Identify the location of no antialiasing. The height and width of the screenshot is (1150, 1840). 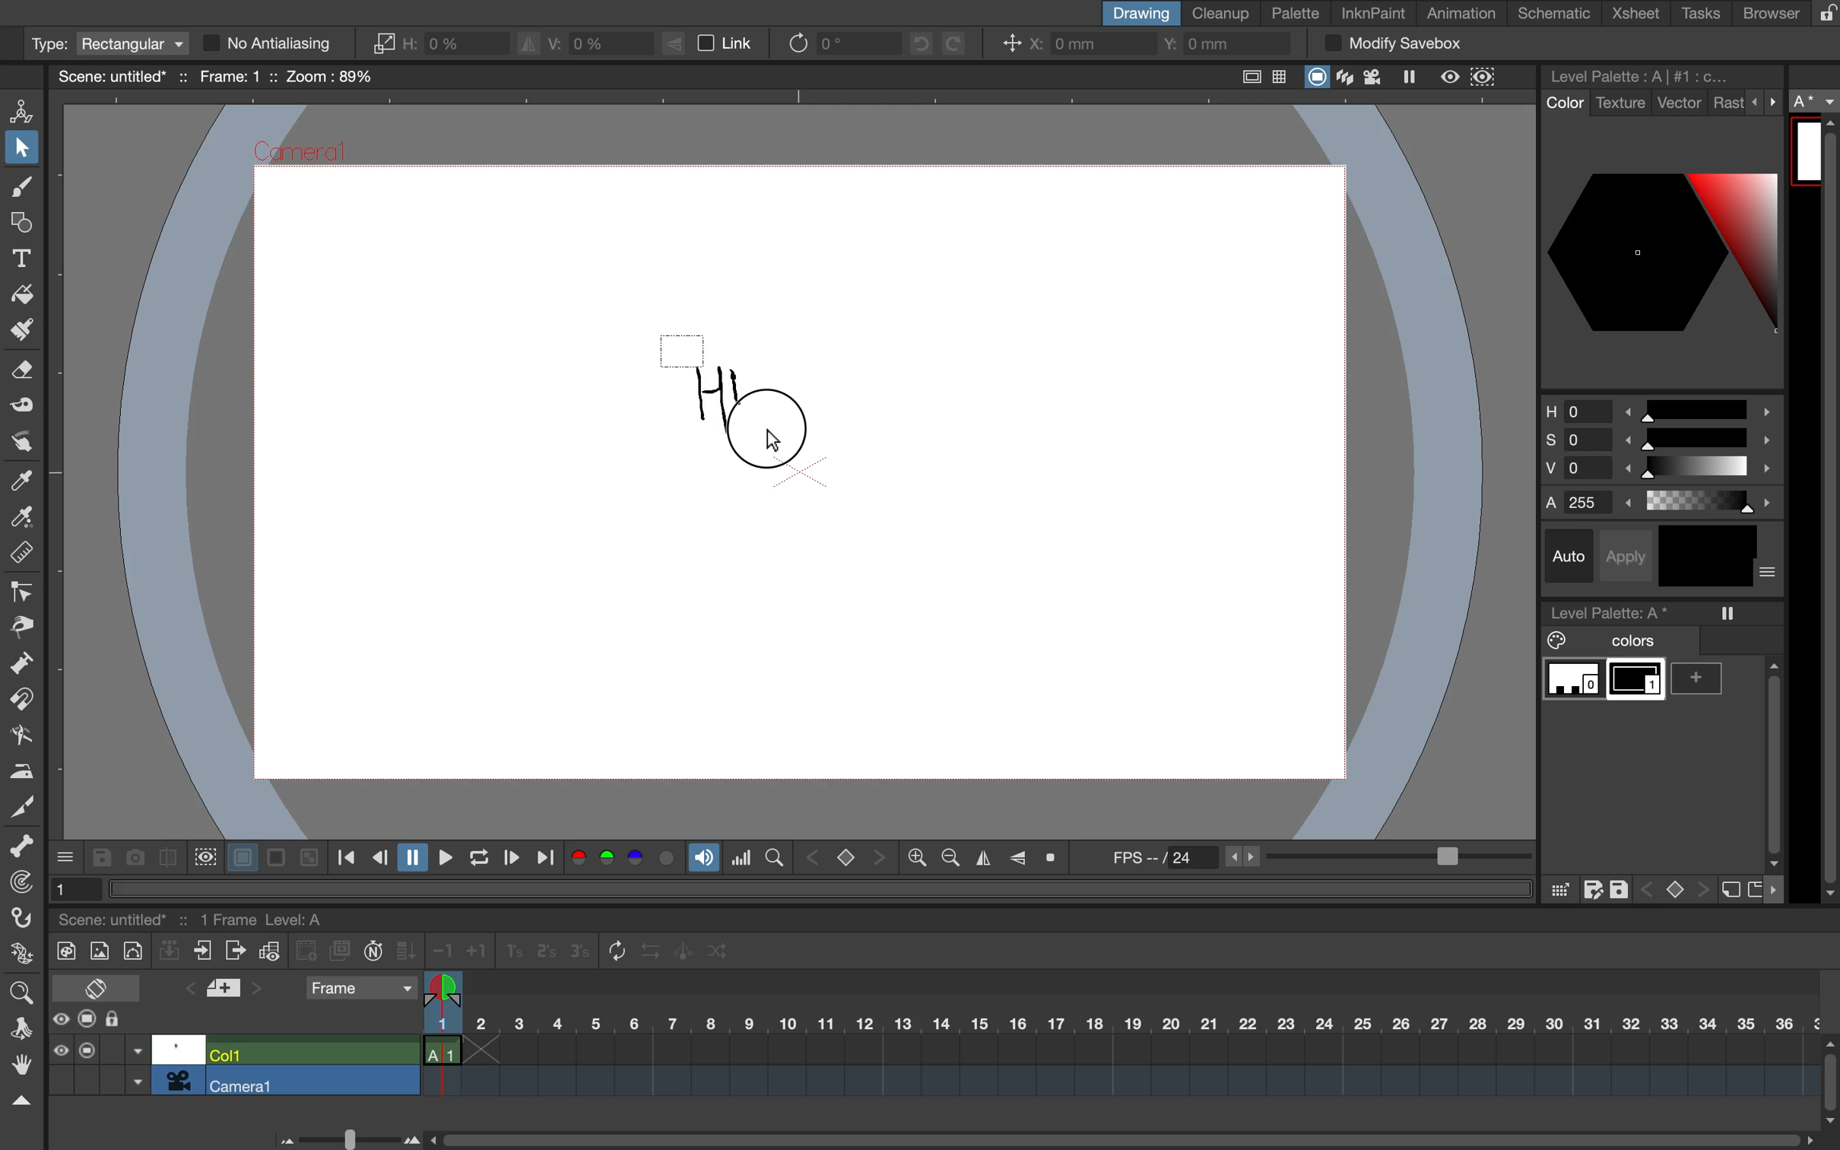
(281, 43).